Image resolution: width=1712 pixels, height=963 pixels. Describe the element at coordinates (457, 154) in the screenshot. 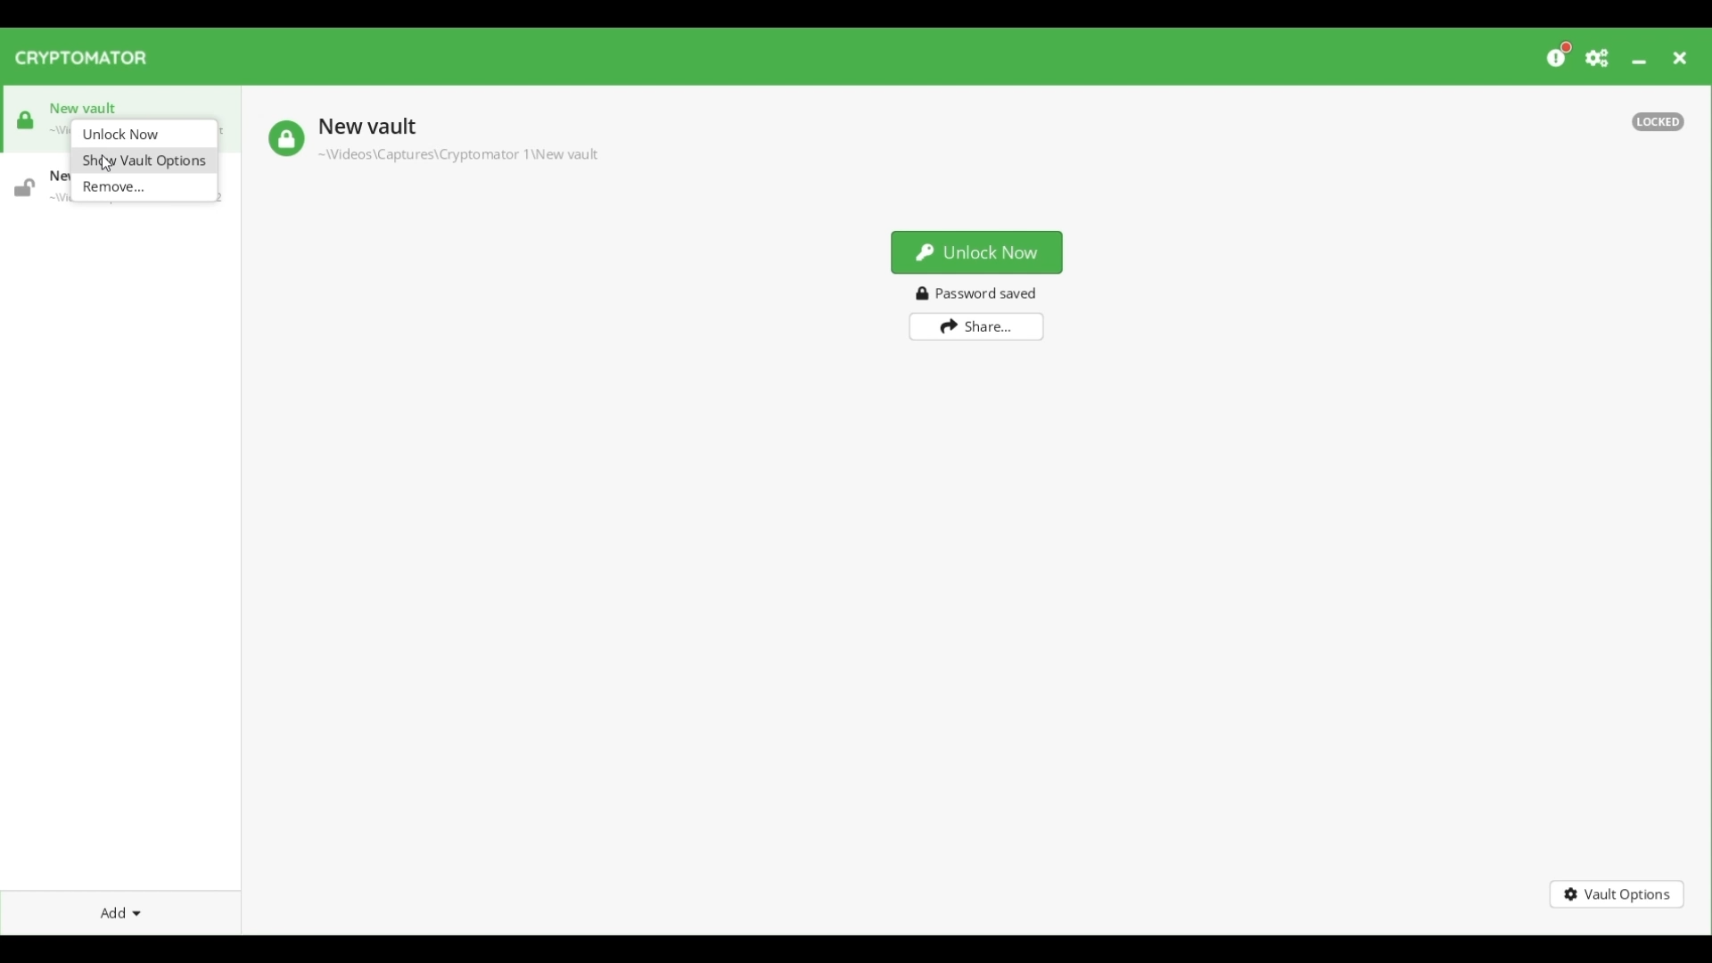

I see `Location of selected vault` at that location.